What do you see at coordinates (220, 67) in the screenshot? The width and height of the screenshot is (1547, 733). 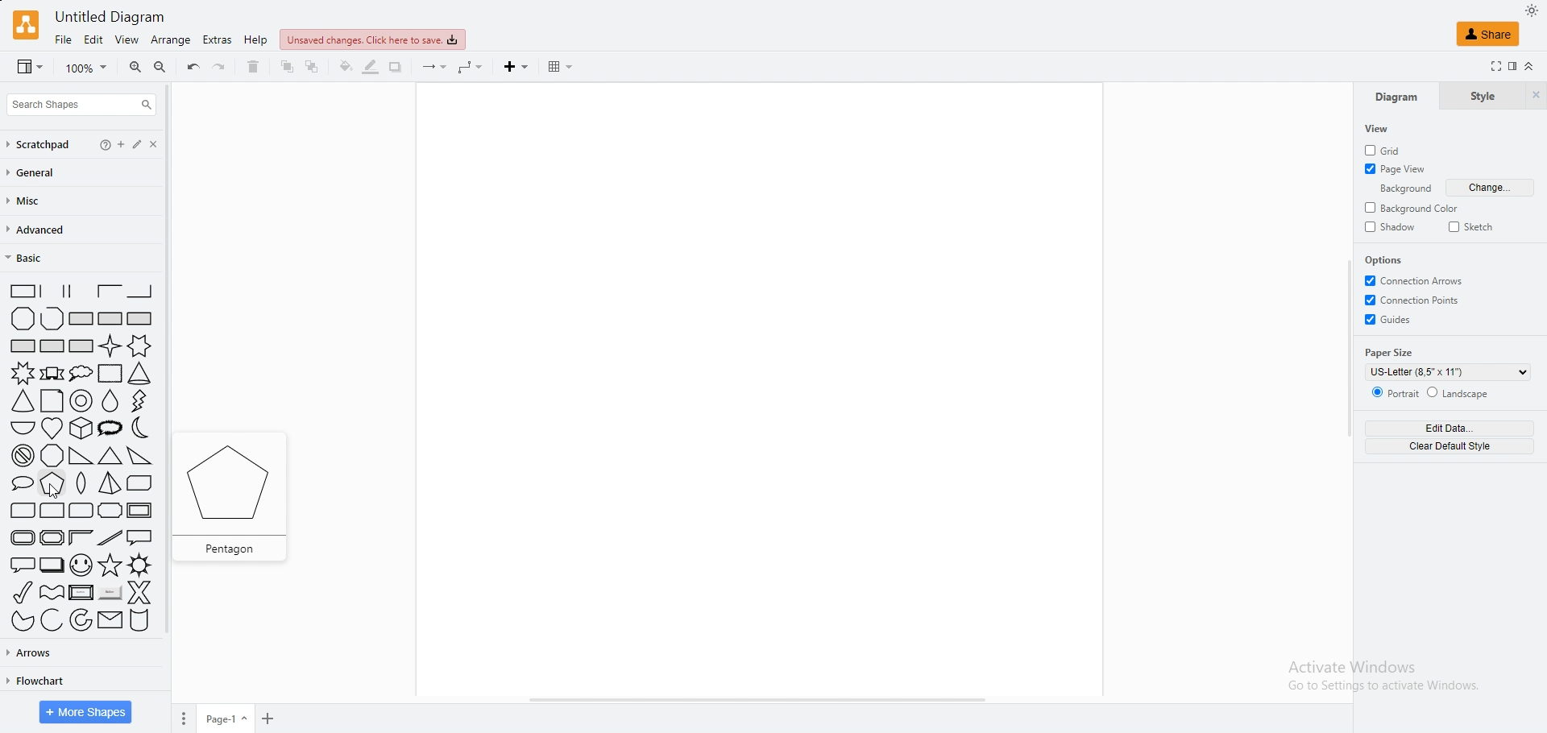 I see `redo` at bounding box center [220, 67].